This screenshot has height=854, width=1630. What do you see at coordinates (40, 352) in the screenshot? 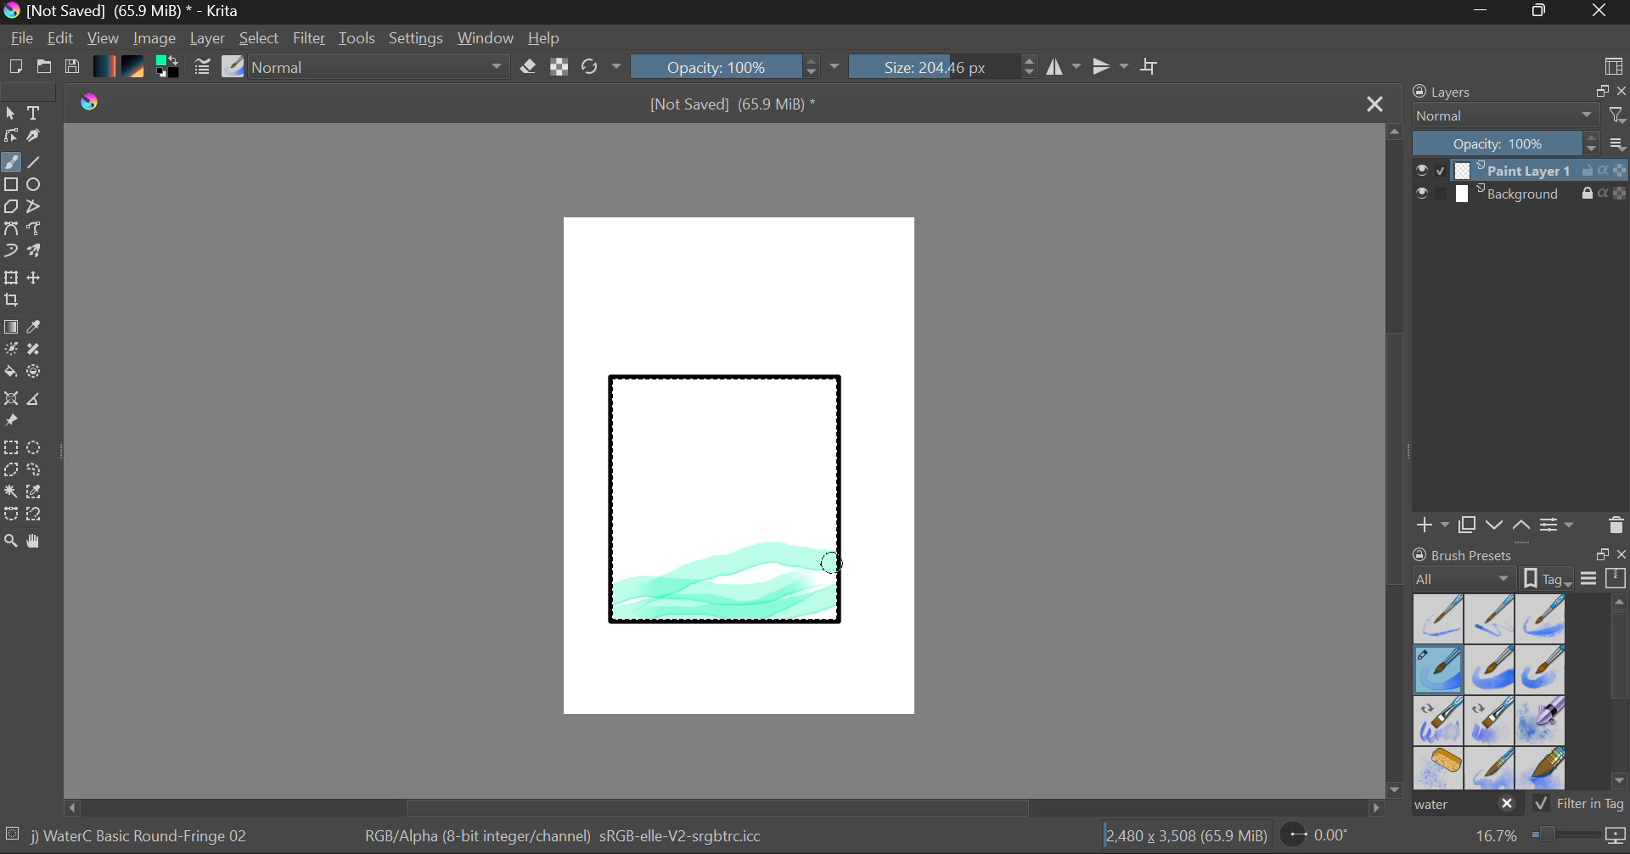
I see `Smart Patch Tool` at bounding box center [40, 352].